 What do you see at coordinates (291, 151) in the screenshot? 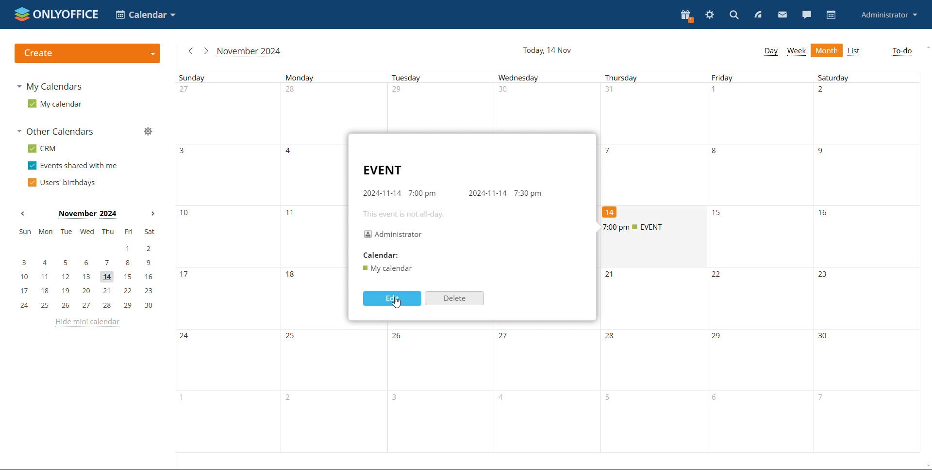
I see `number` at bounding box center [291, 151].